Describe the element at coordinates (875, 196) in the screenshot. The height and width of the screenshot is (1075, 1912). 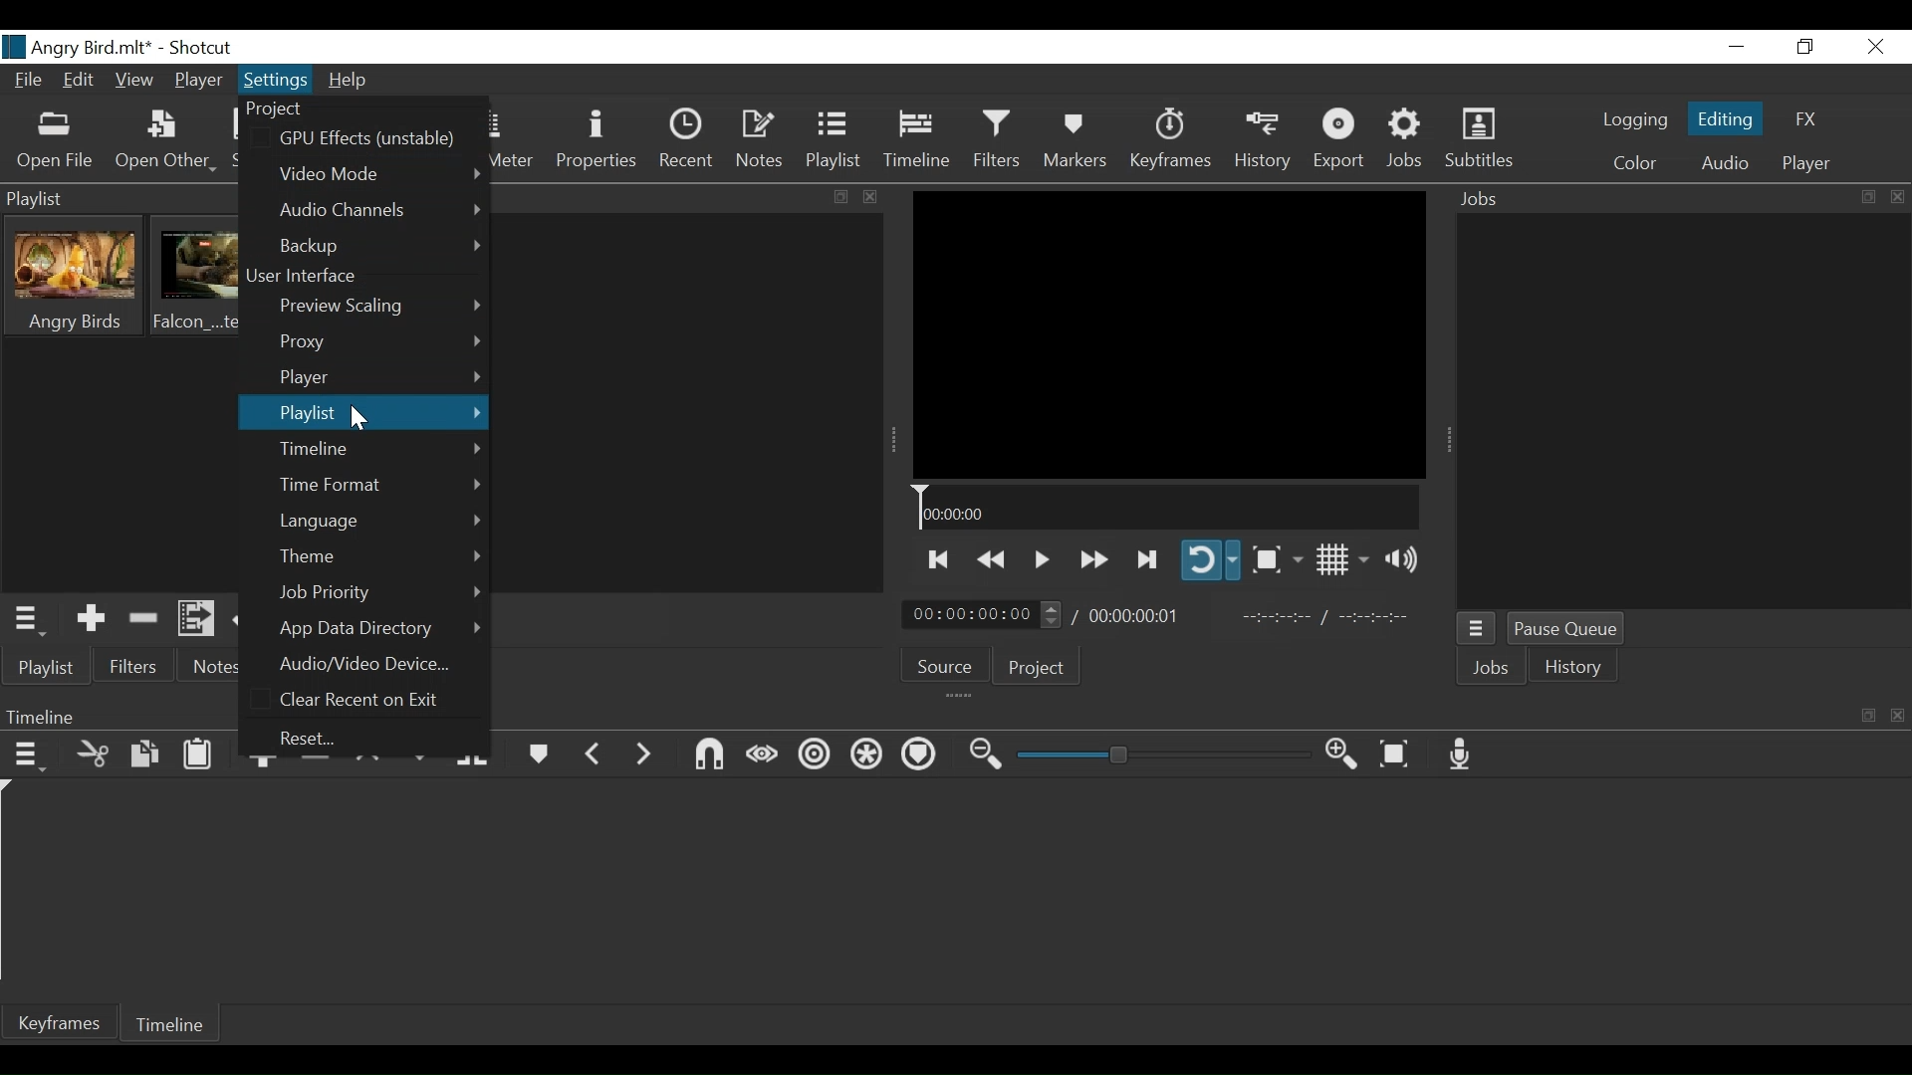
I see `close` at that location.